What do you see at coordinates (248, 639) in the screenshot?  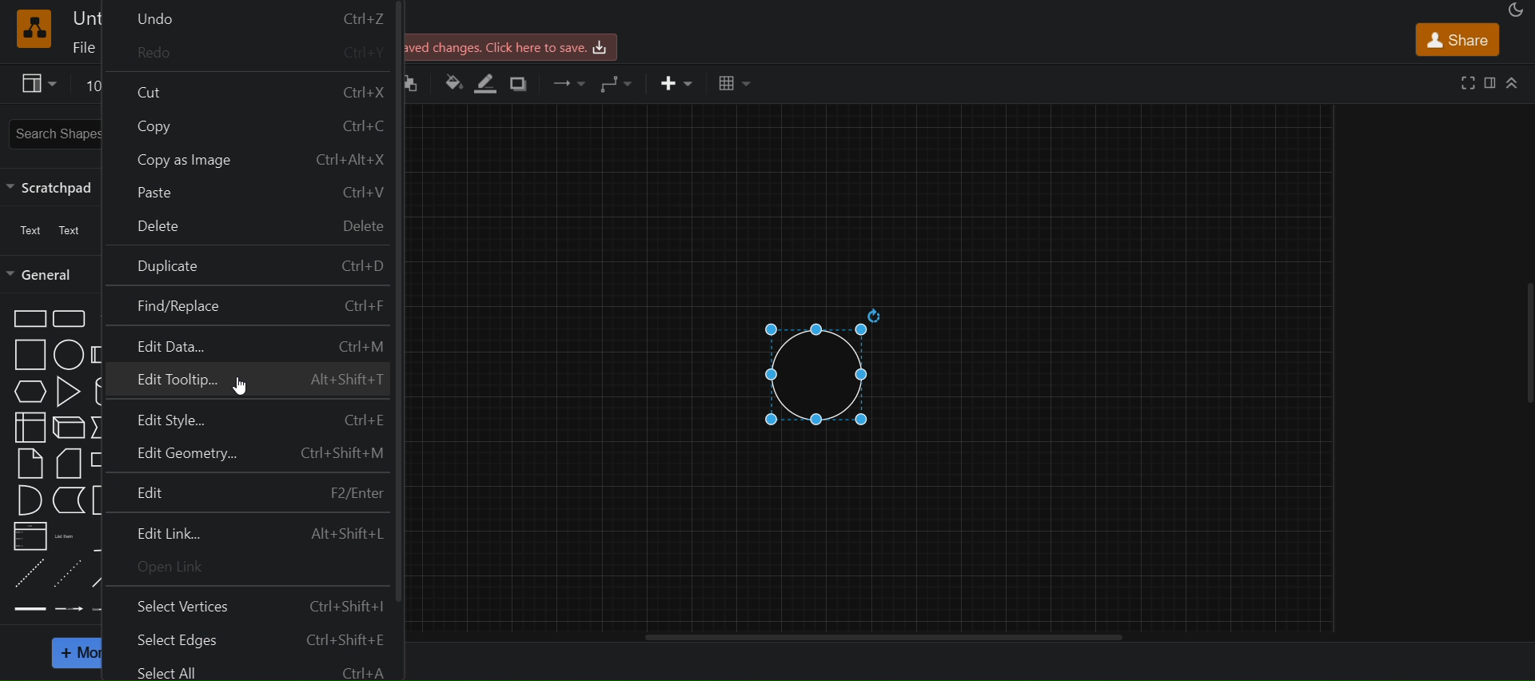 I see `select edges` at bounding box center [248, 639].